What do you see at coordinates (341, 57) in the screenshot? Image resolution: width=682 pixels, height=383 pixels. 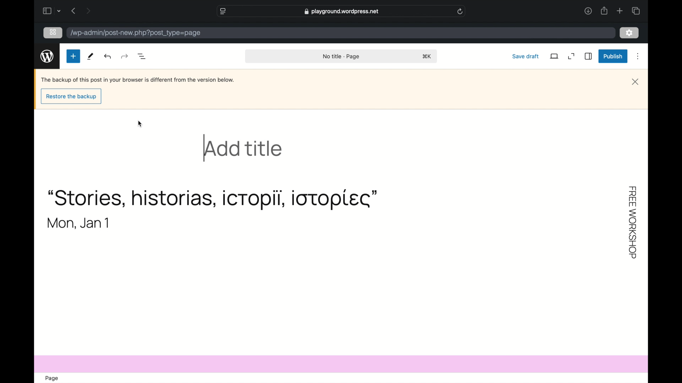 I see `no title- page` at bounding box center [341, 57].